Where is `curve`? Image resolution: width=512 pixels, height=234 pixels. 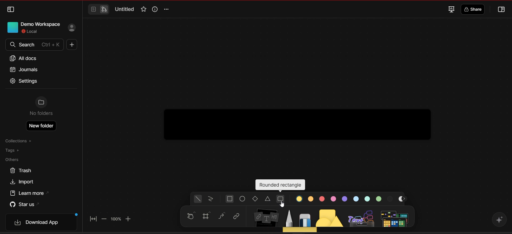 curve is located at coordinates (222, 216).